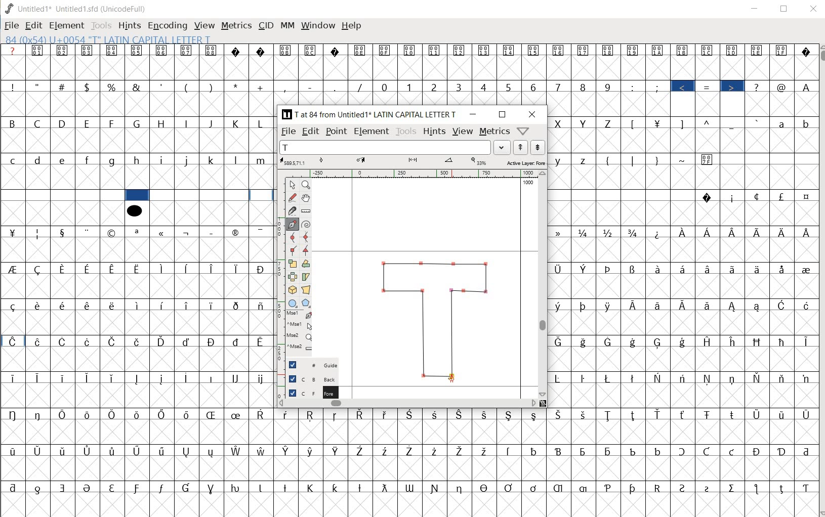 This screenshot has width=825, height=517. I want to click on Symbol, so click(162, 269).